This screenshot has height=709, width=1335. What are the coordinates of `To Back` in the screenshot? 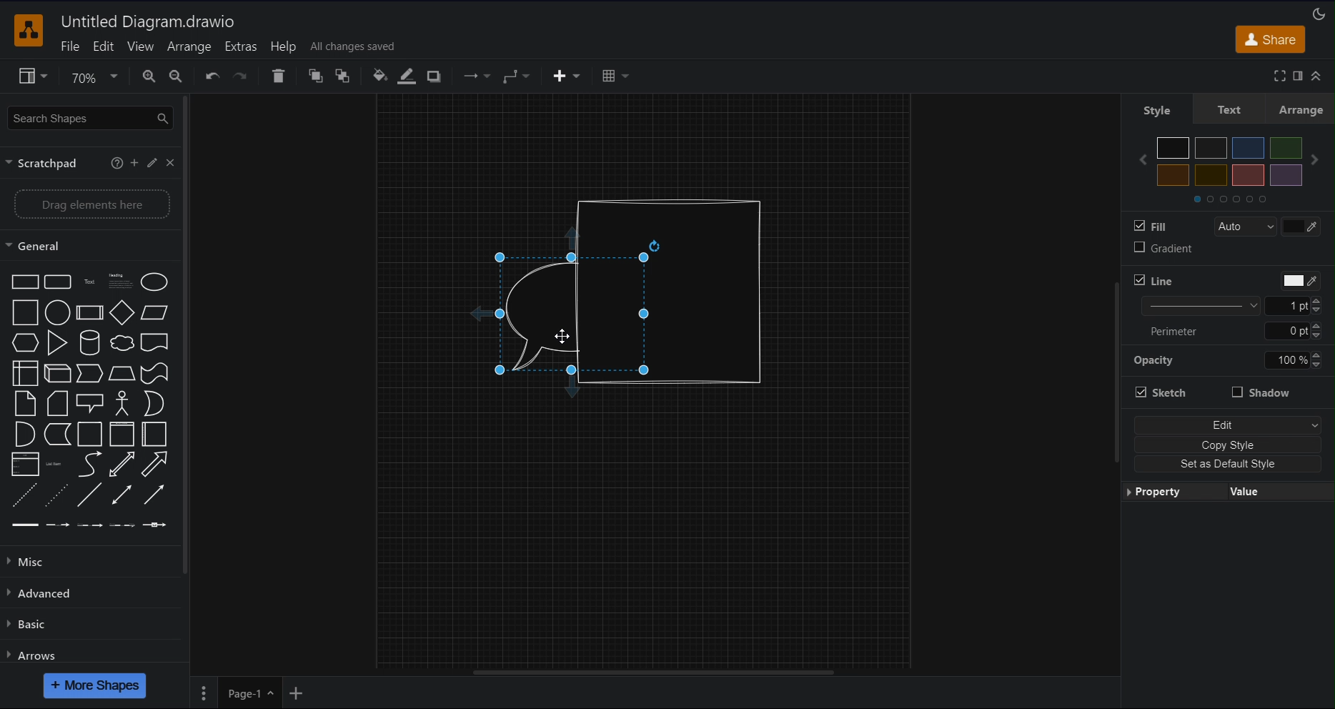 It's located at (345, 76).